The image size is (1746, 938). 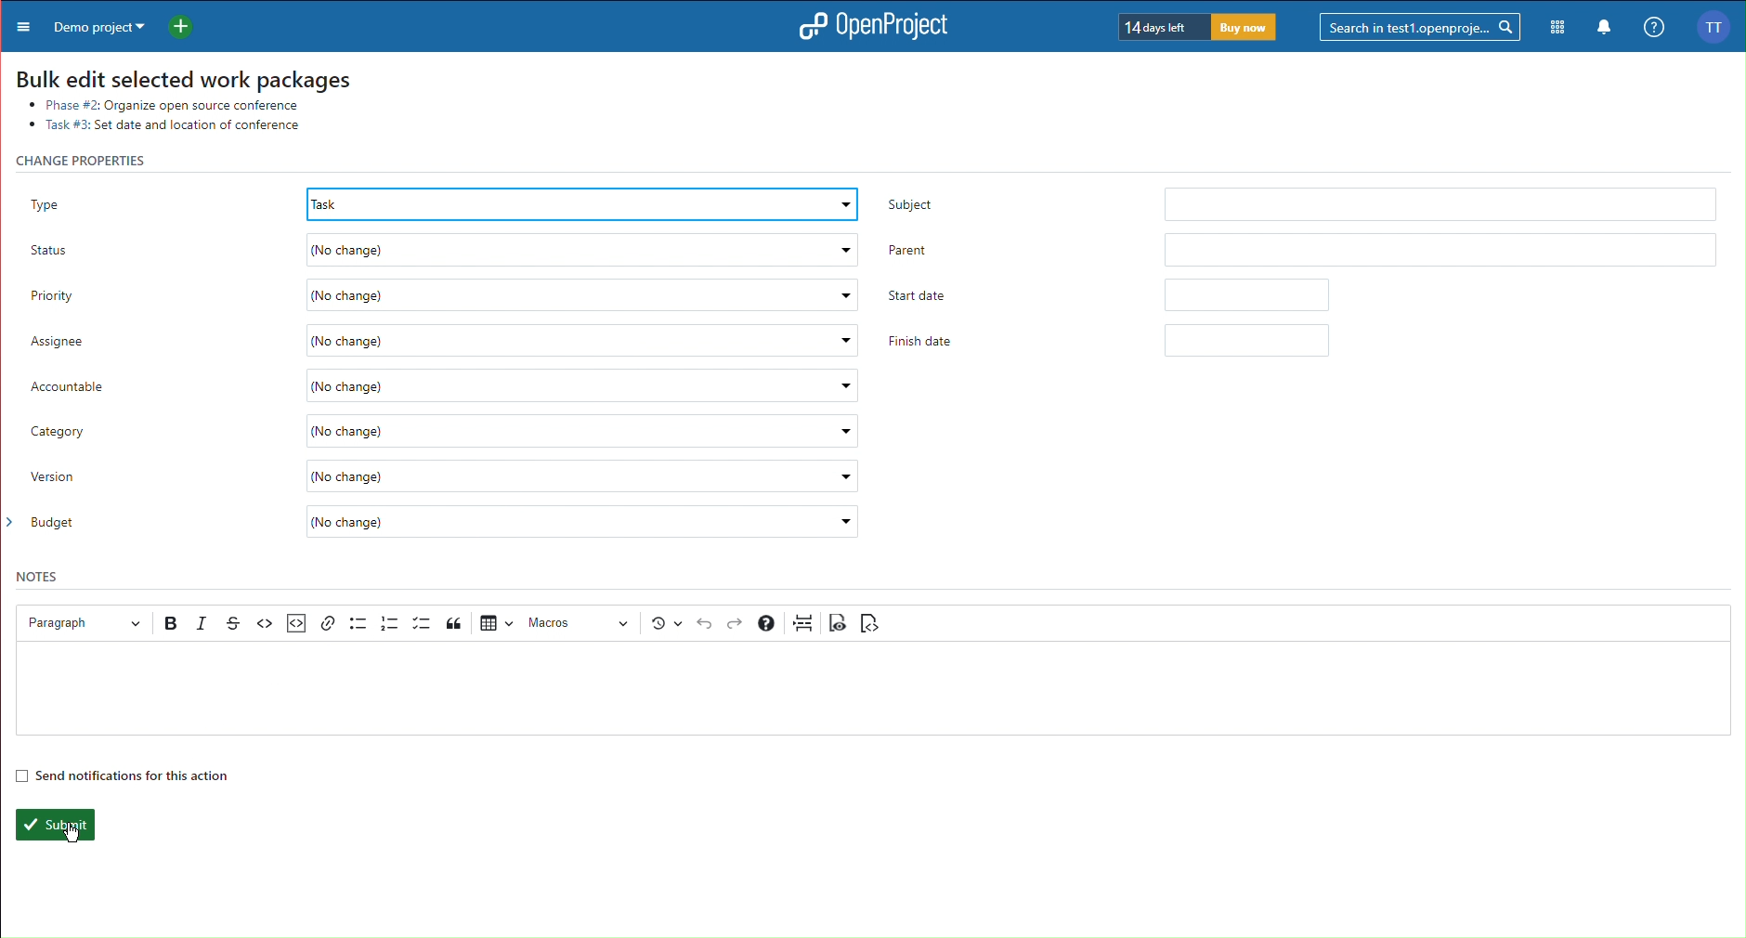 What do you see at coordinates (766, 623) in the screenshot?
I see `Help` at bounding box center [766, 623].